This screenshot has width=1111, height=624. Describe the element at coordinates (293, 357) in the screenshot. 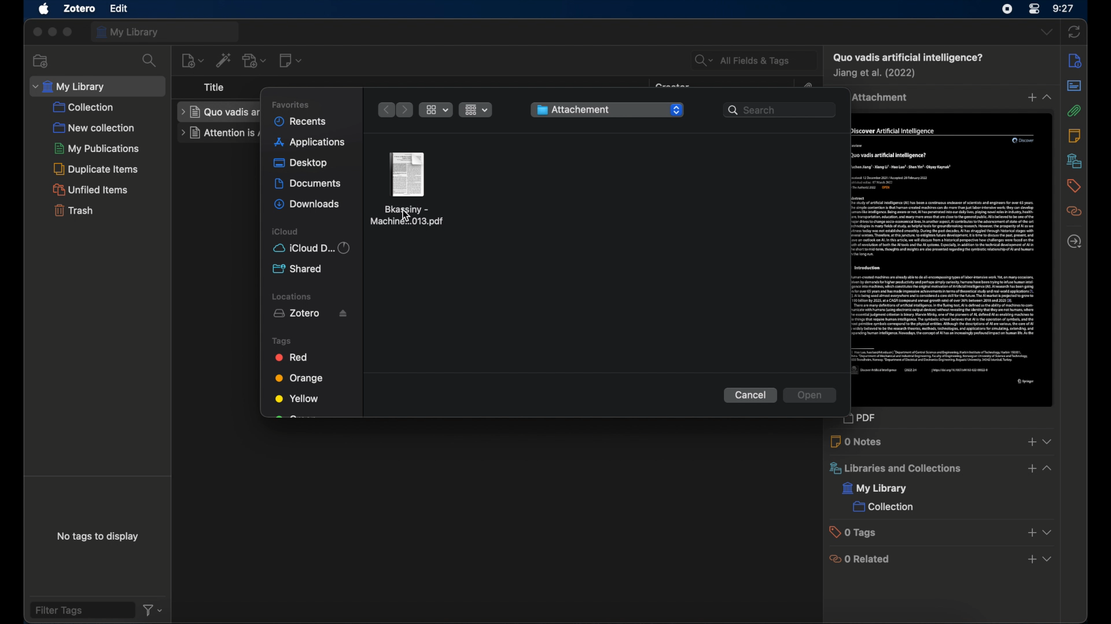

I see `red` at that location.